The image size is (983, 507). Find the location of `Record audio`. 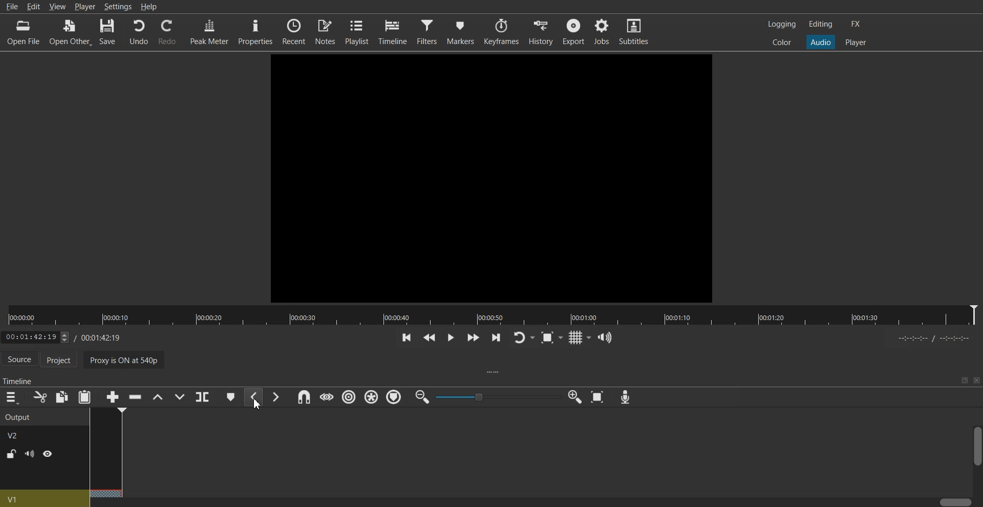

Record audio is located at coordinates (625, 397).